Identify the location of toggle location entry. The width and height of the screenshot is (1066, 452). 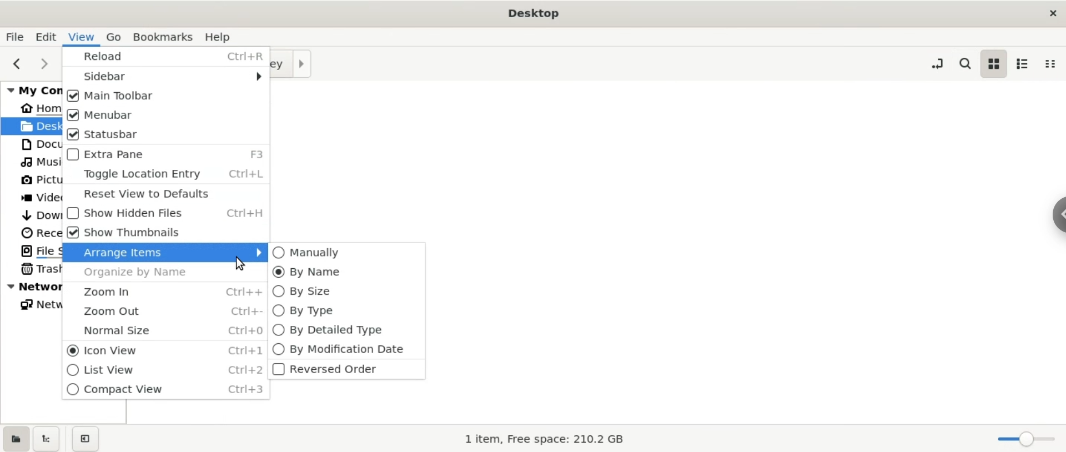
(937, 62).